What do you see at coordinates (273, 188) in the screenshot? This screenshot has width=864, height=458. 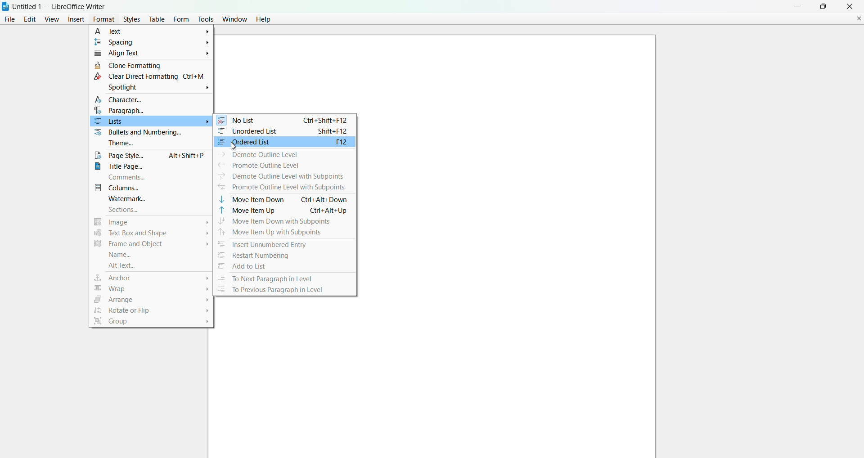 I see `promote outline level with subpoints` at bounding box center [273, 188].